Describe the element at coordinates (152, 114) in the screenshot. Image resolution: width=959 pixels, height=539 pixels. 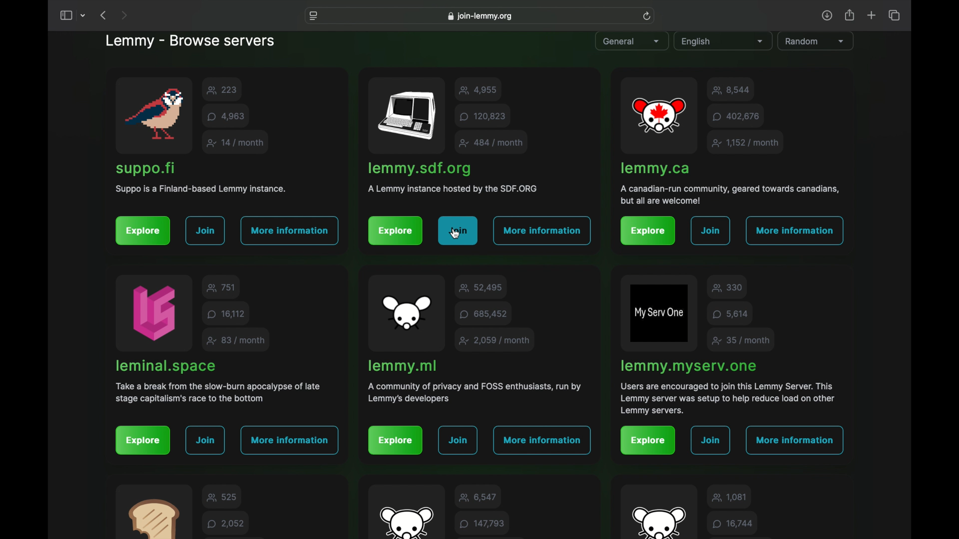
I see `server icon` at that location.